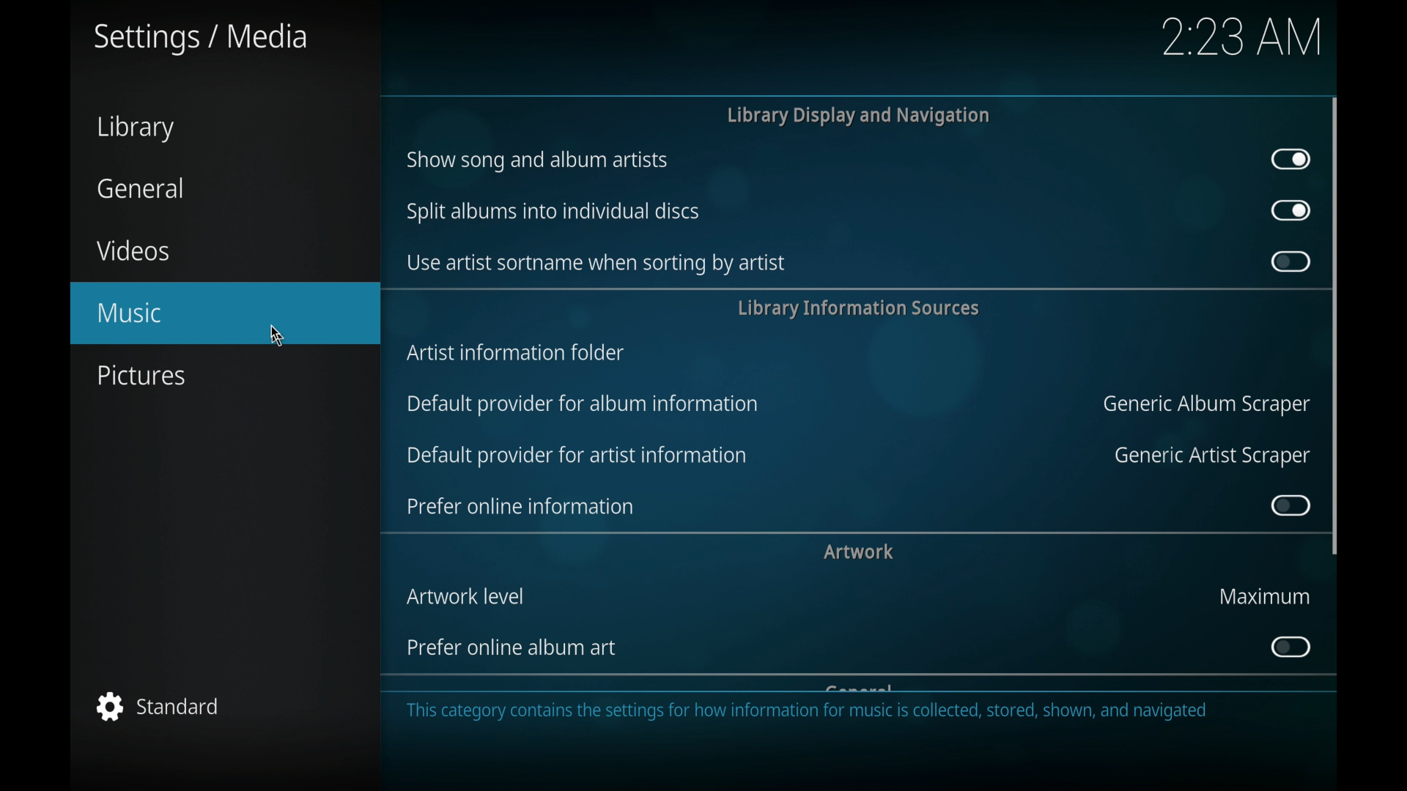  Describe the element at coordinates (516, 353) in the screenshot. I see `artist information folder` at that location.